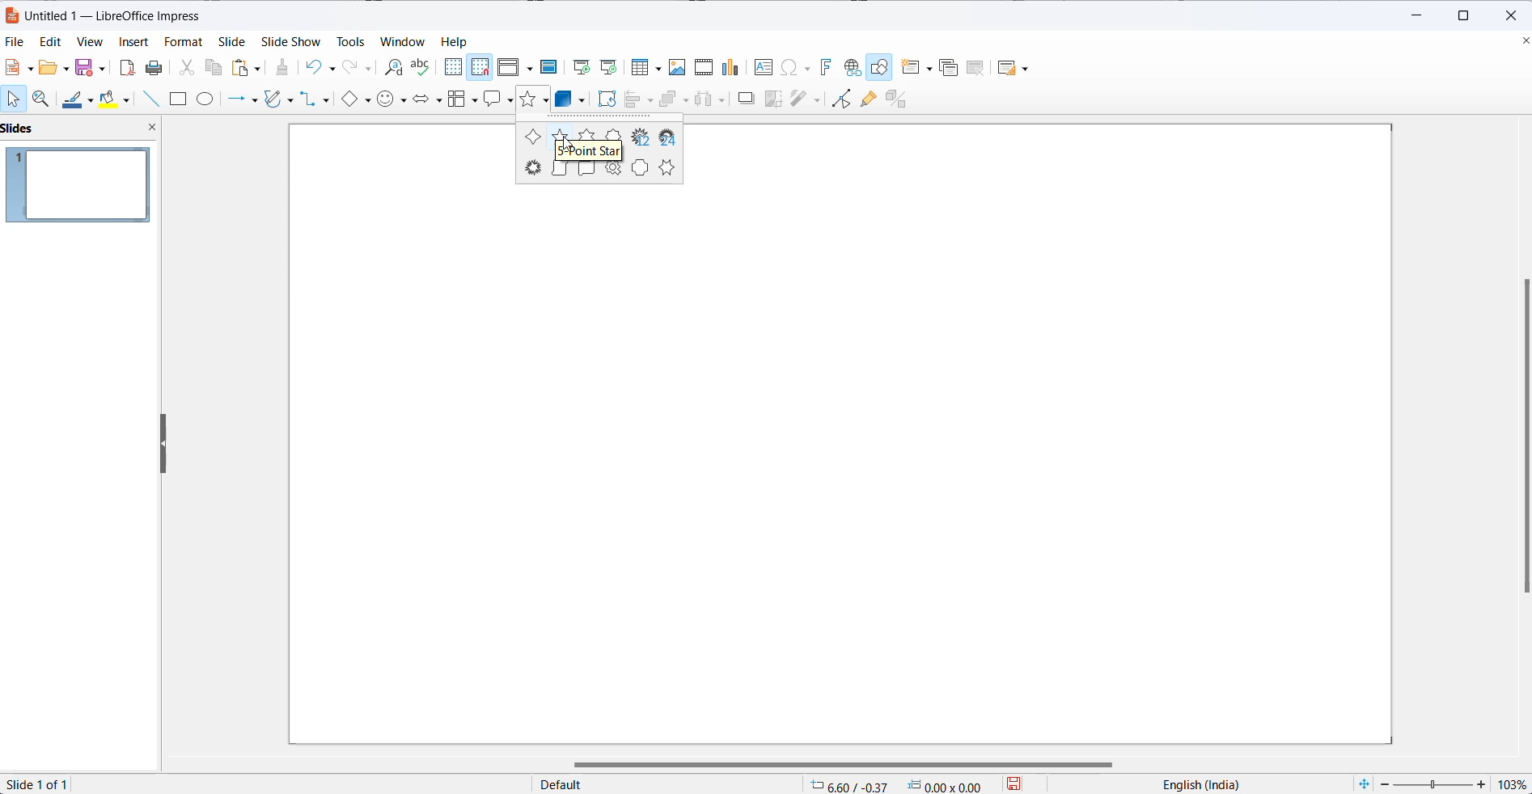  What do you see at coordinates (284, 67) in the screenshot?
I see `clone formatting` at bounding box center [284, 67].